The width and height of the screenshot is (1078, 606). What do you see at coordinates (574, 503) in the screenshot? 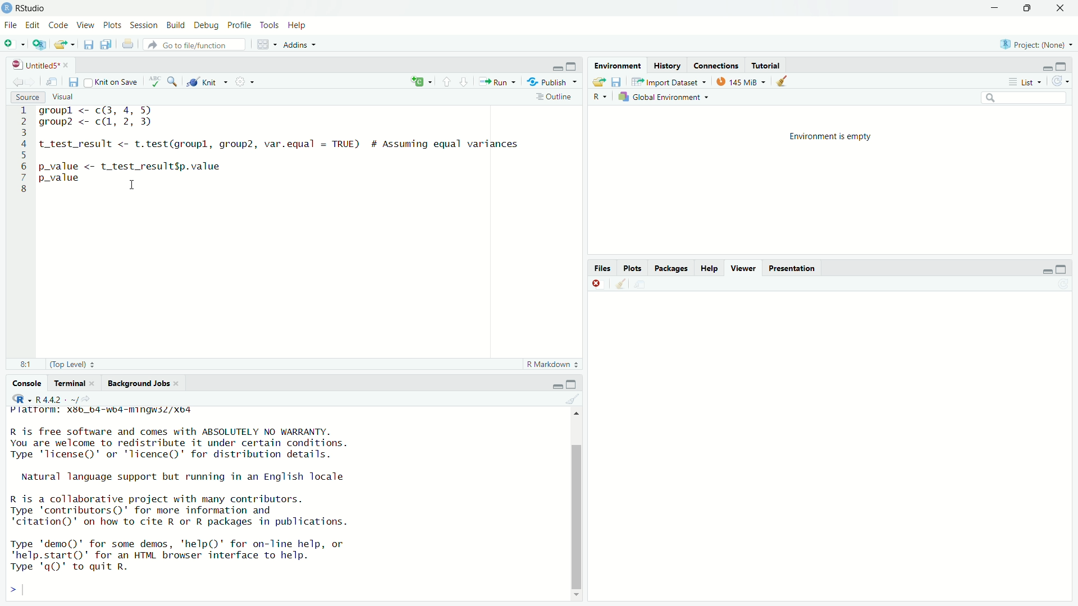
I see `scroll bar` at bounding box center [574, 503].